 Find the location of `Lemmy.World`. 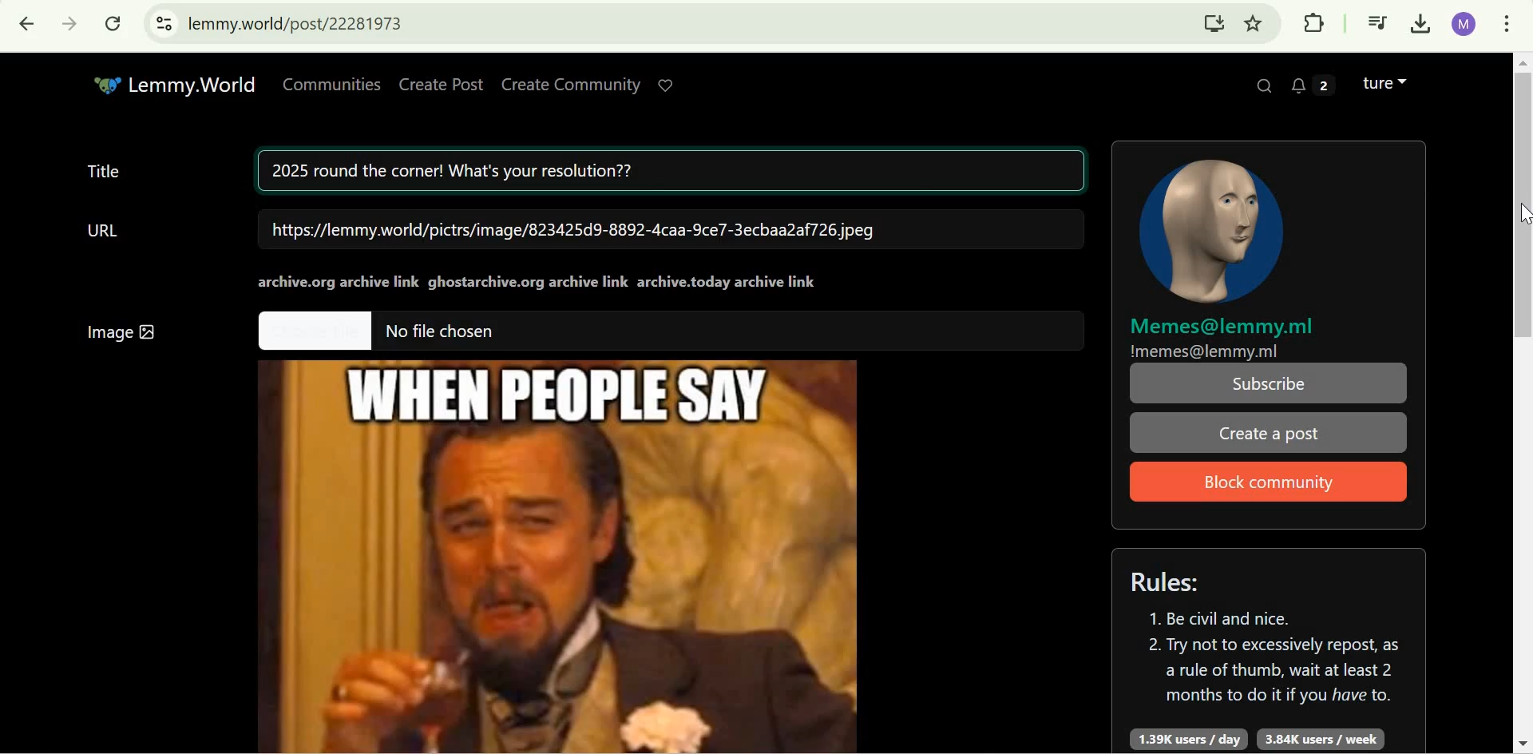

Lemmy.World is located at coordinates (192, 85).